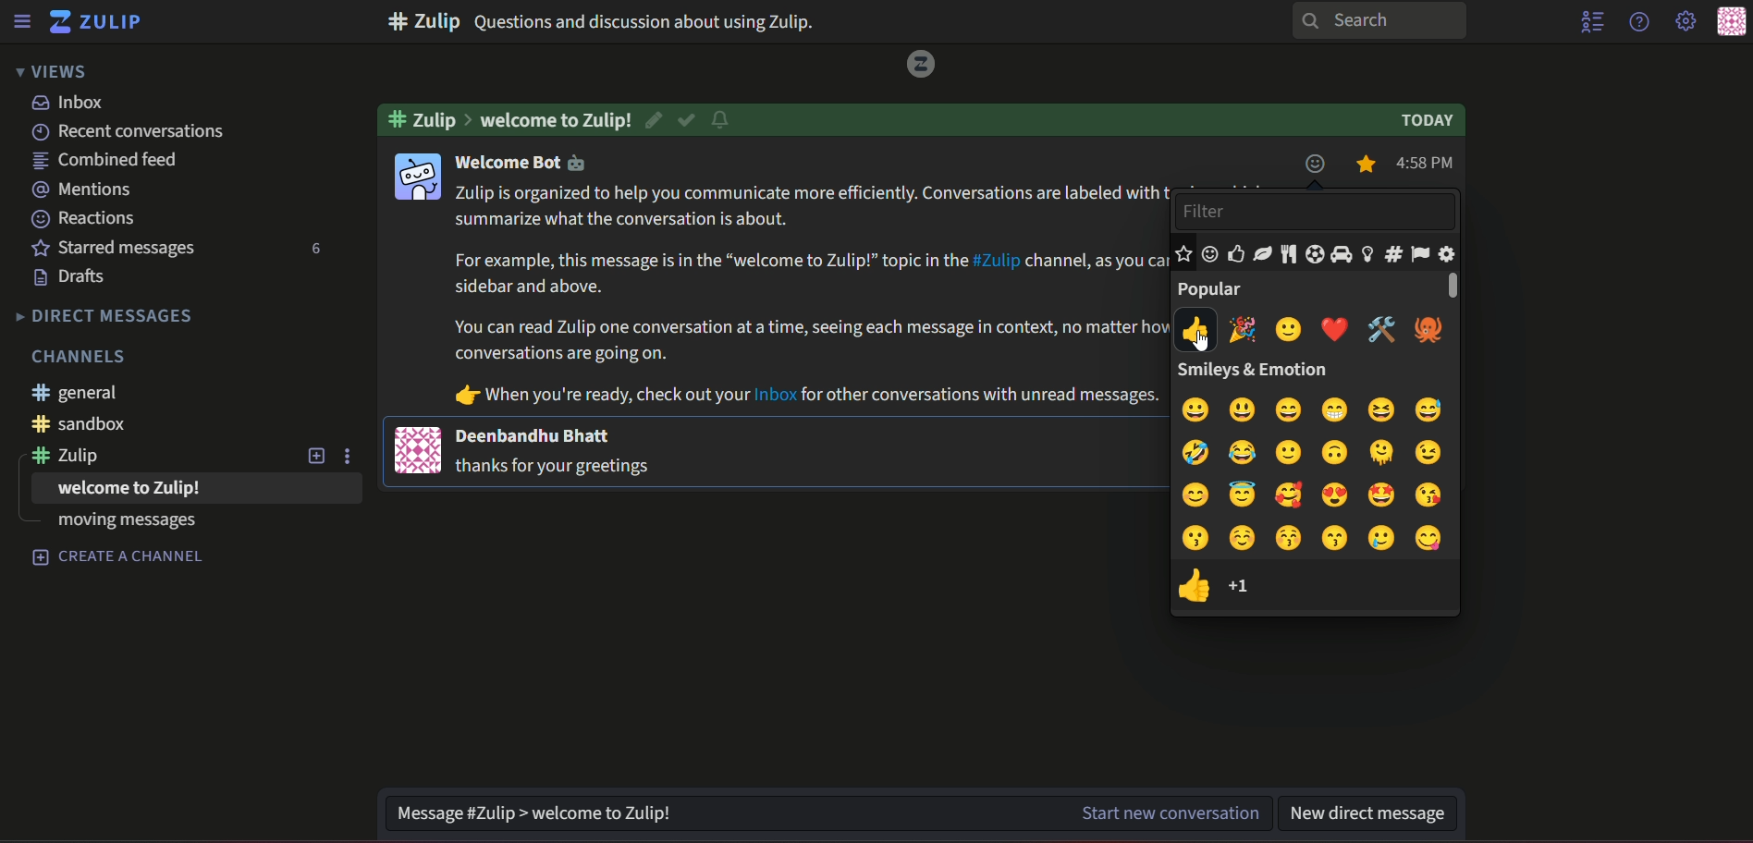  I want to click on search bar, so click(1385, 21).